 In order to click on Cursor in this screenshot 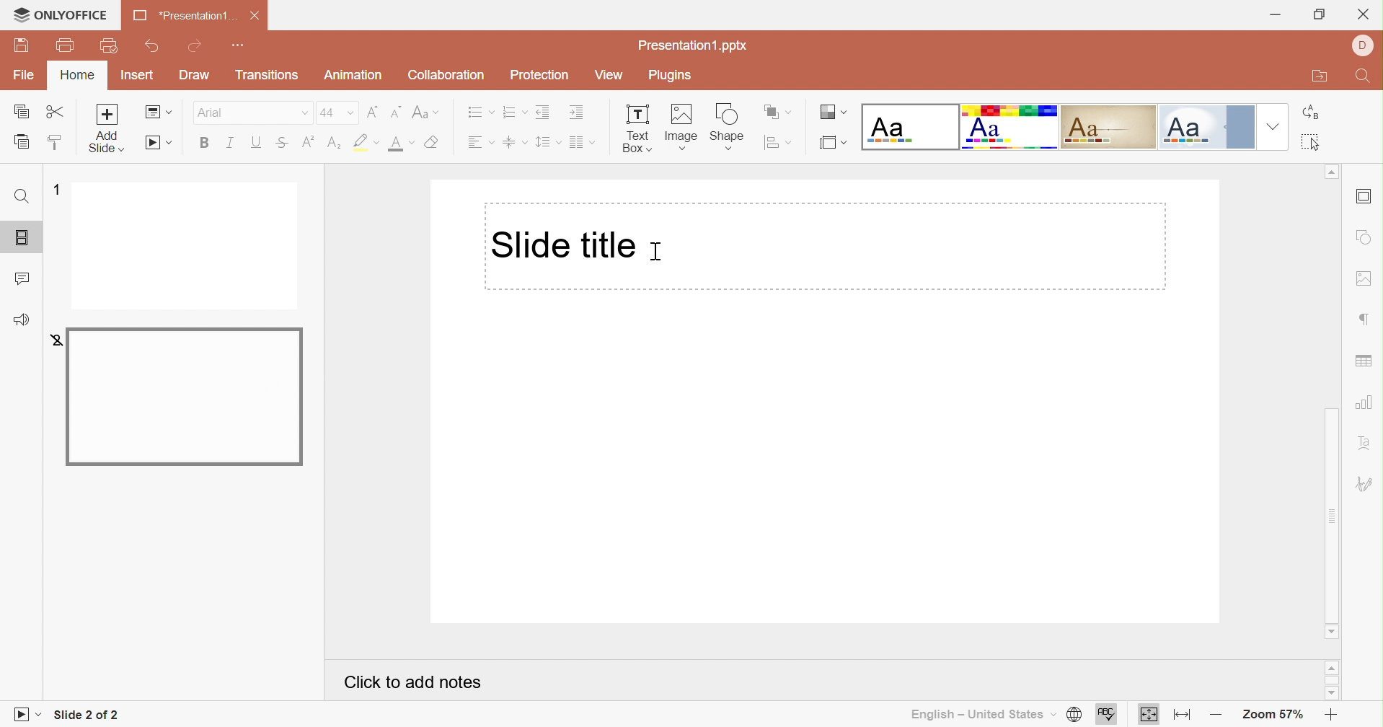, I will do `click(656, 251)`.